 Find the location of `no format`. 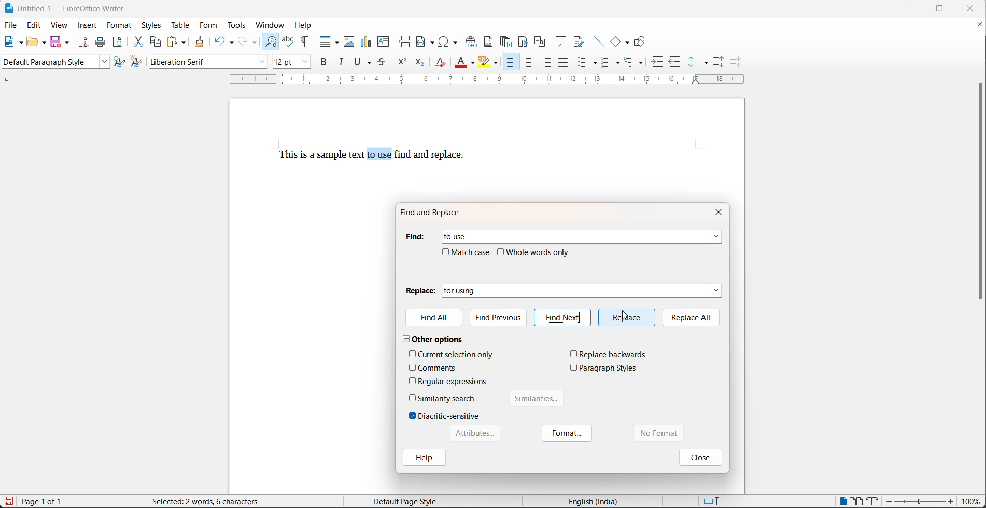

no format is located at coordinates (670, 433).